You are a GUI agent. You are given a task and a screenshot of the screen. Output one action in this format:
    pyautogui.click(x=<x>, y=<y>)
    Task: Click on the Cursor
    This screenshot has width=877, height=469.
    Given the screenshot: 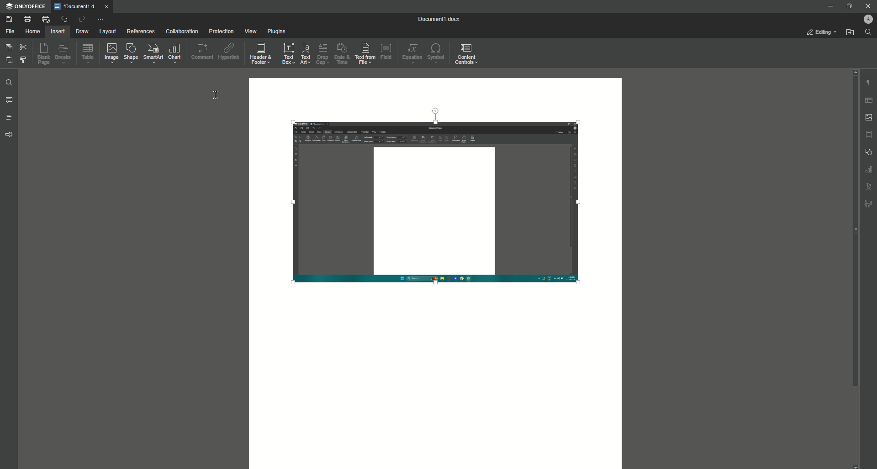 What is the action you would take?
    pyautogui.click(x=214, y=95)
    